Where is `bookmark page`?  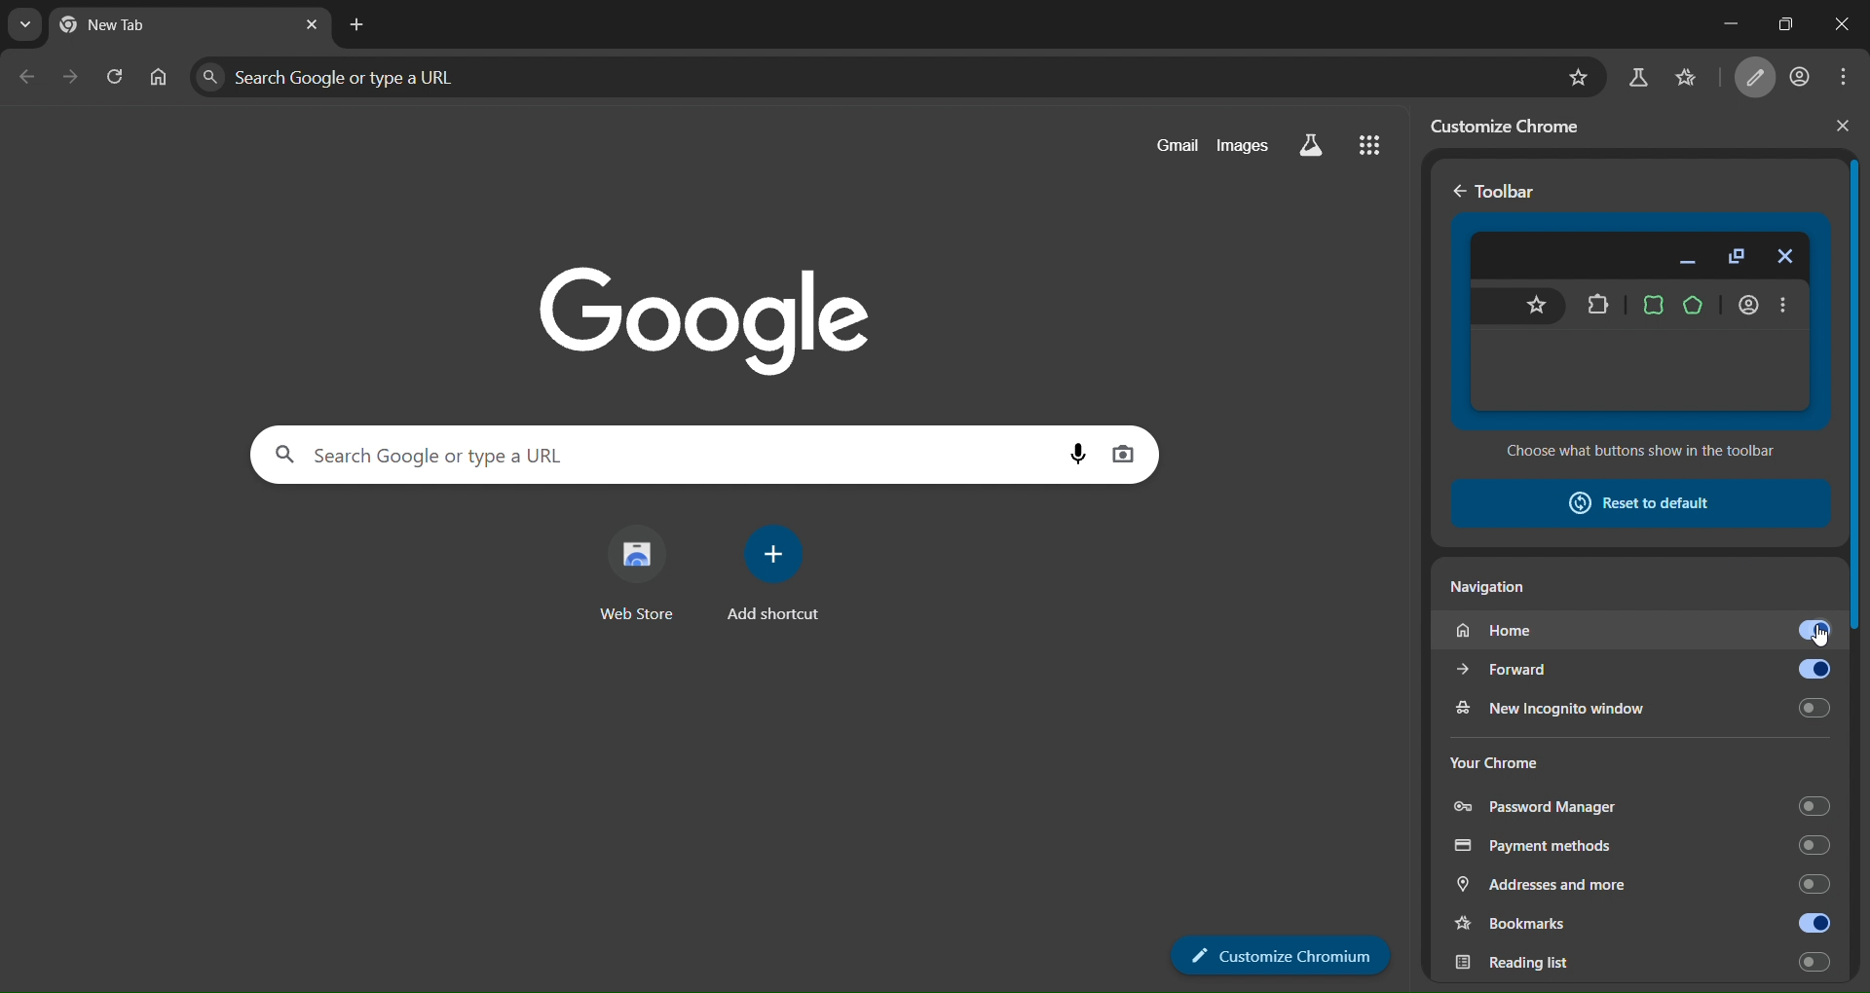
bookmark page is located at coordinates (1572, 77).